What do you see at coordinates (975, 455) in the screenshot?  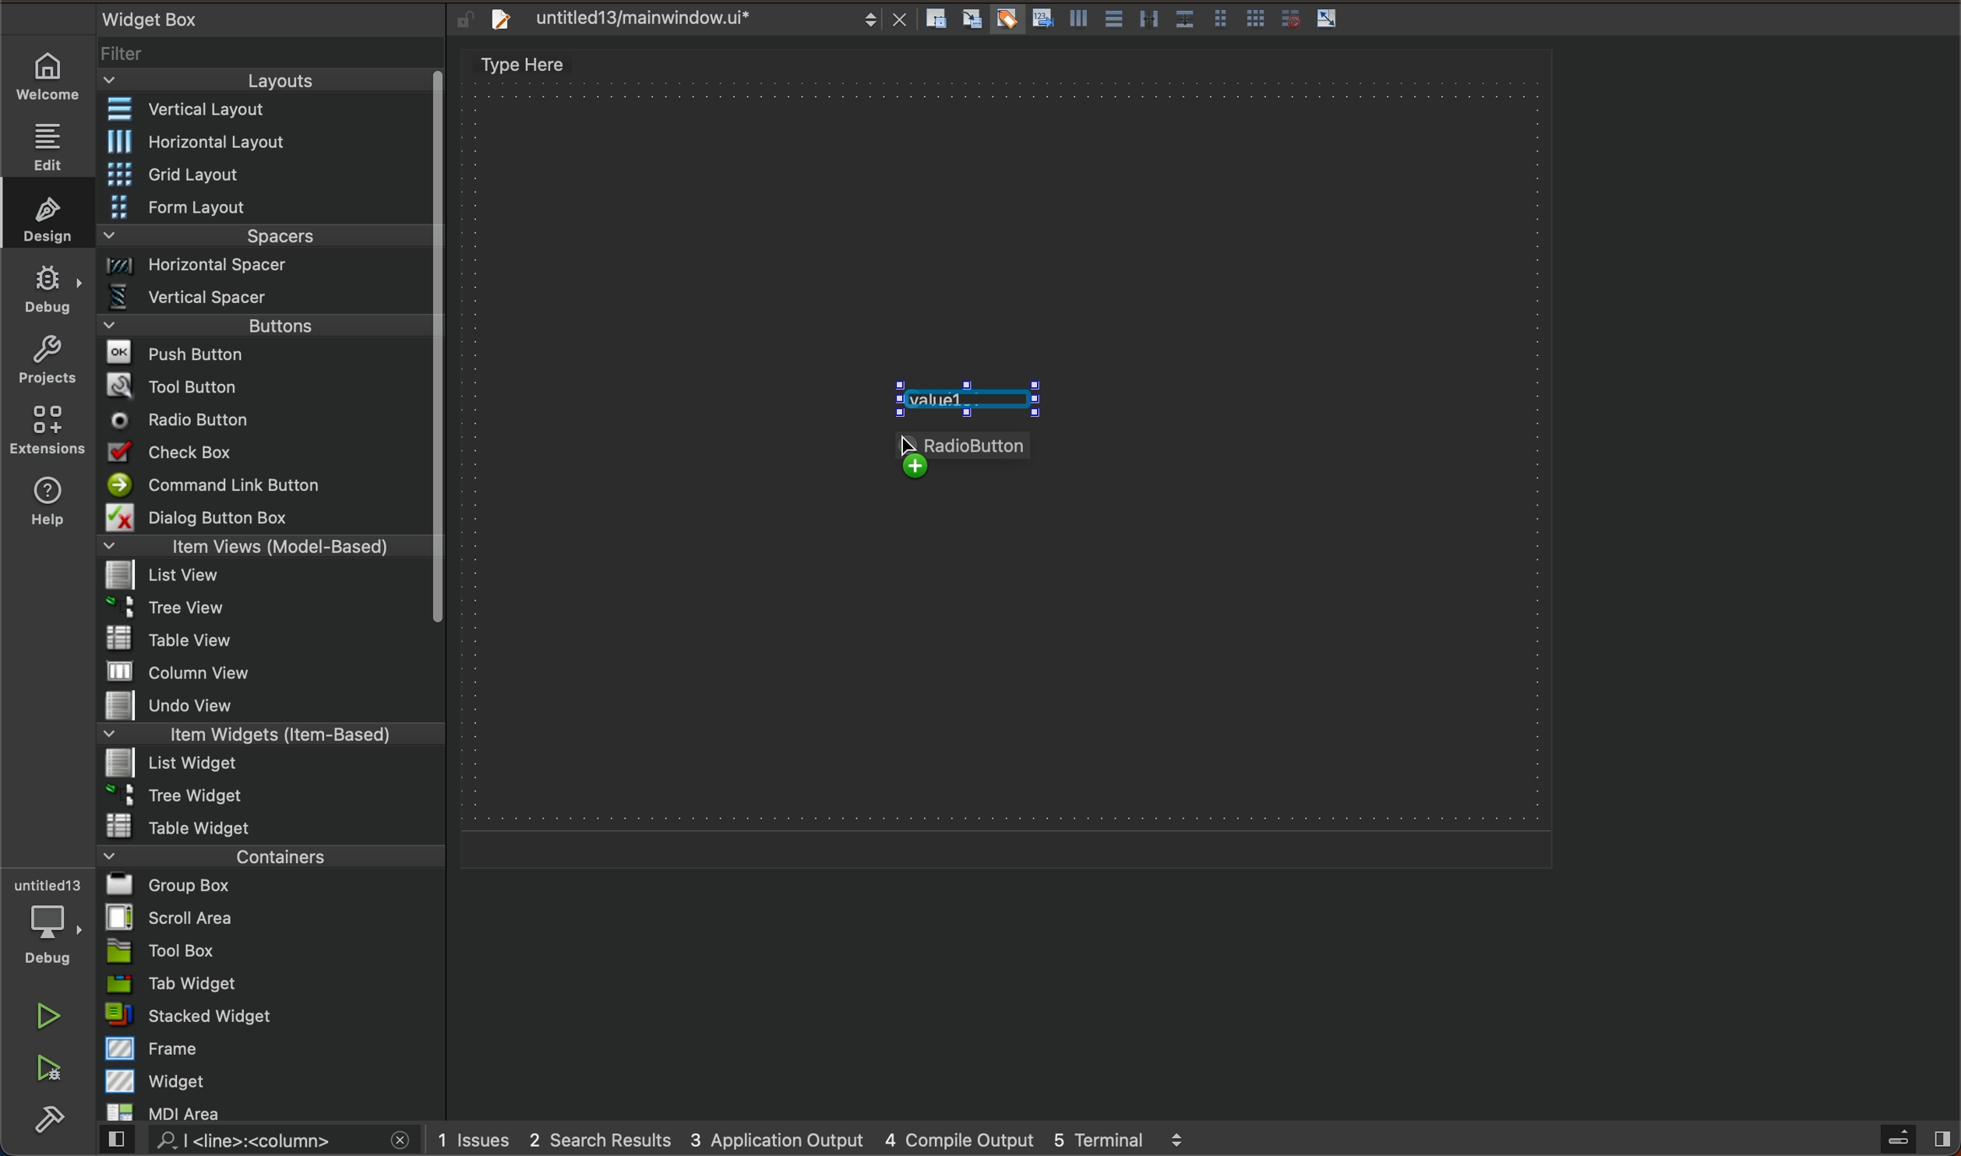 I see `on drag to` at bounding box center [975, 455].